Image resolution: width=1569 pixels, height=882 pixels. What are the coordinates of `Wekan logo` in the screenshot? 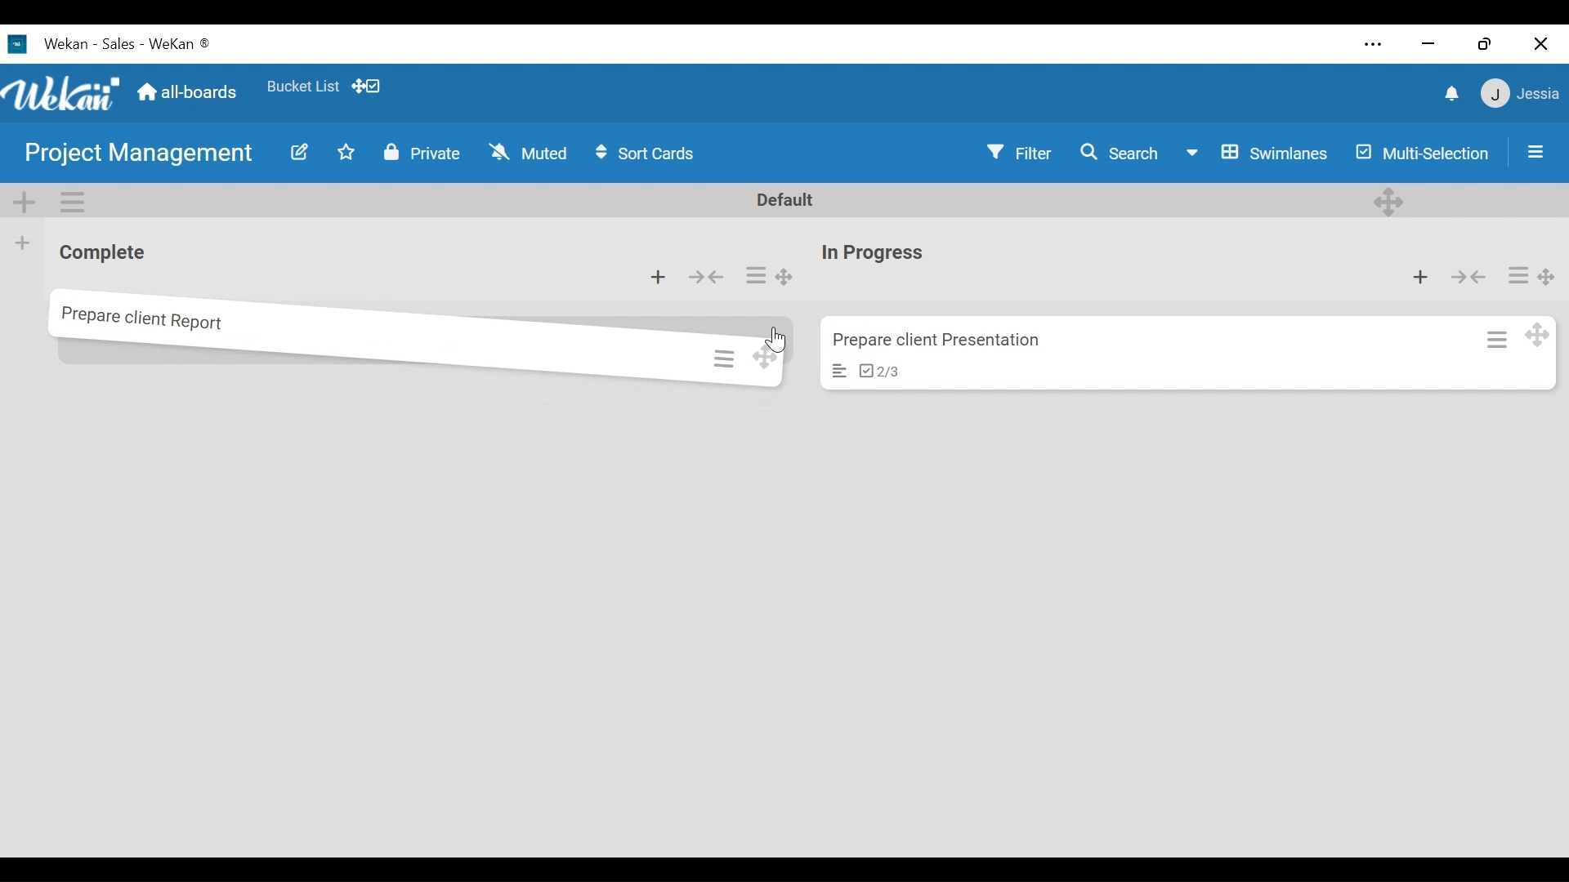 It's located at (64, 95).